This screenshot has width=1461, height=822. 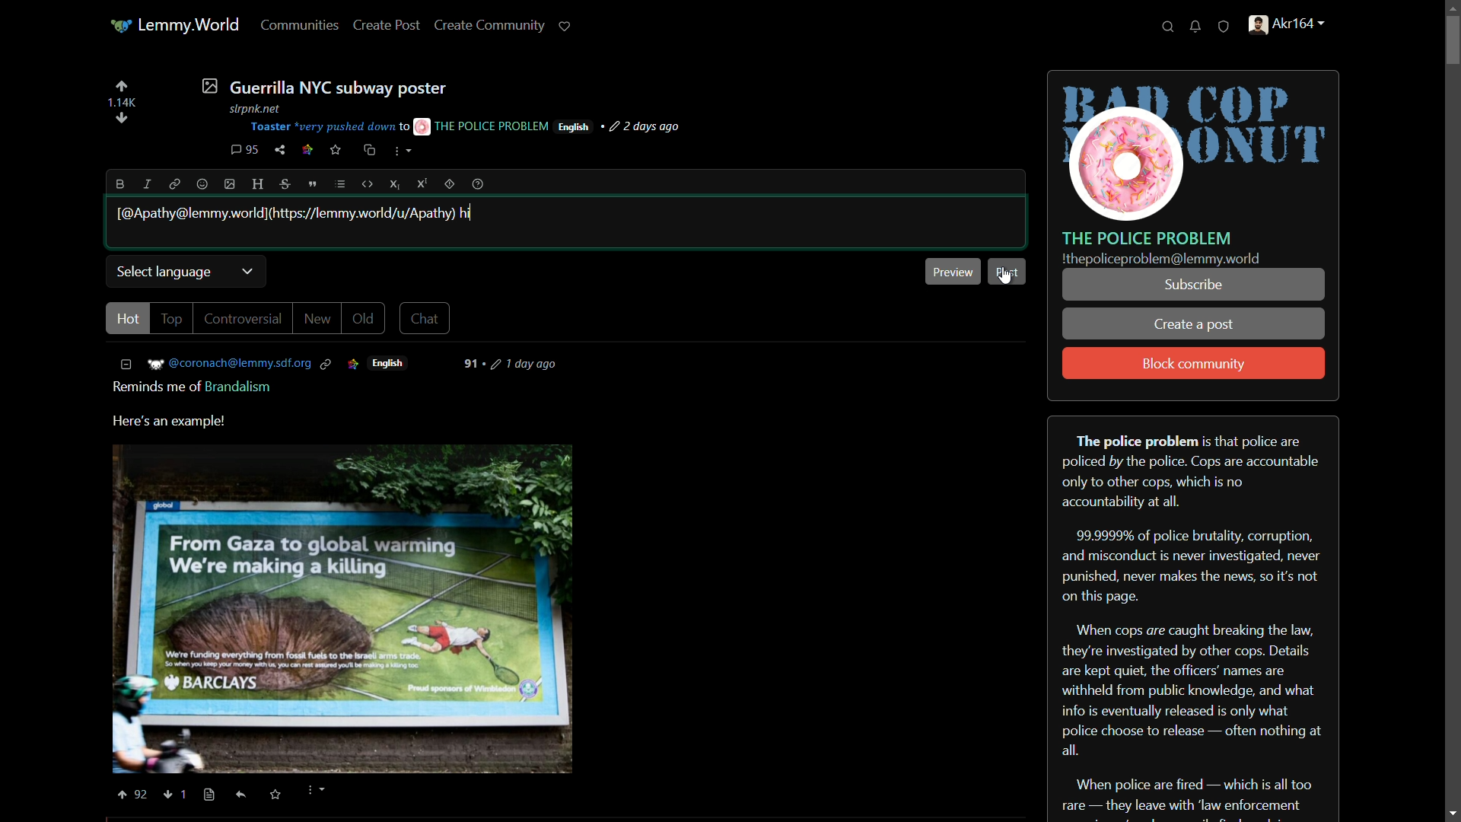 I want to click on post-title, so click(x=323, y=86).